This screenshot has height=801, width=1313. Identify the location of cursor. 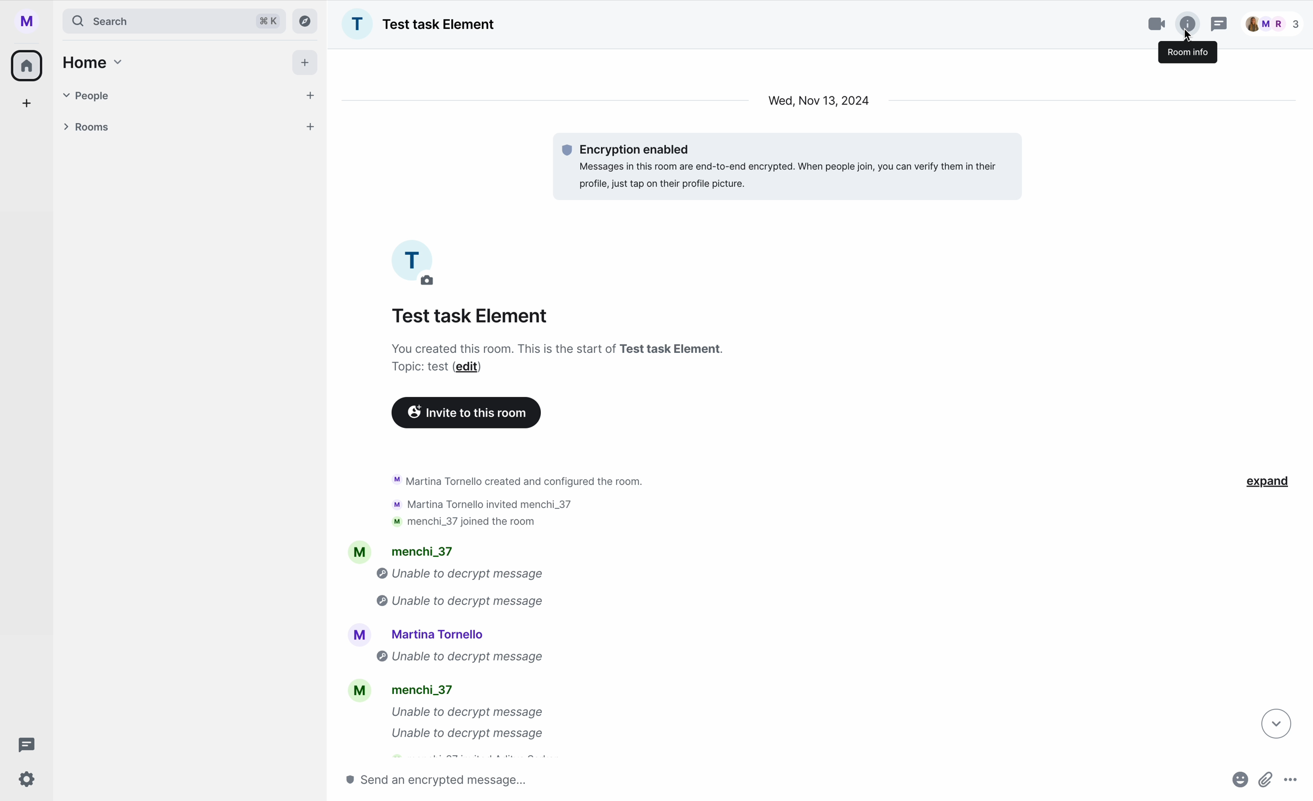
(1188, 37).